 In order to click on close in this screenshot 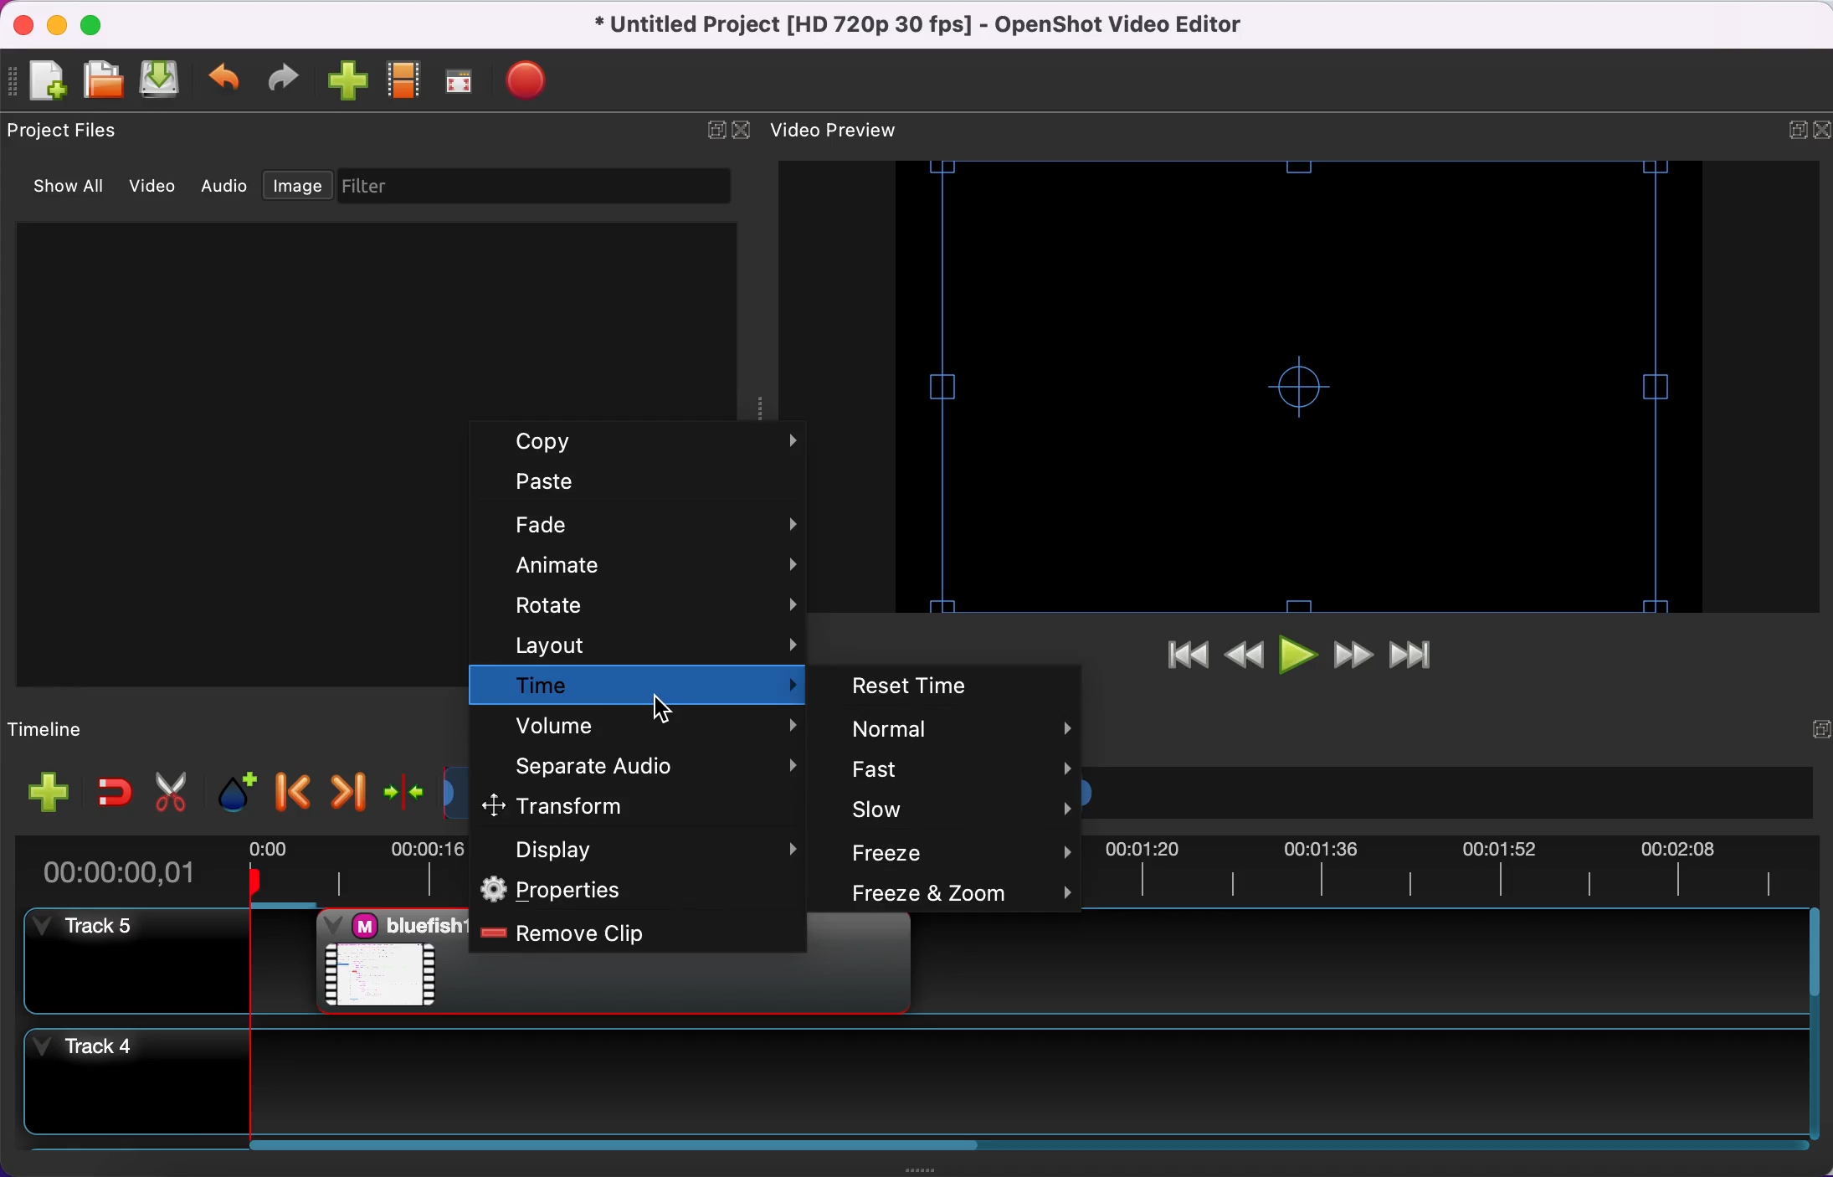, I will do `click(24, 24)`.